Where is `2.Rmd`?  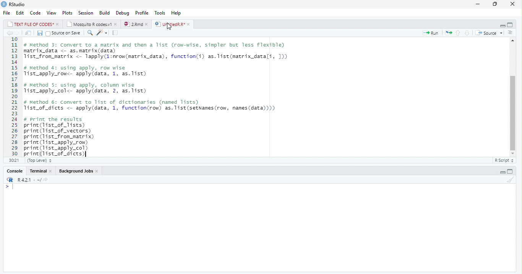
2.Rmd is located at coordinates (136, 24).